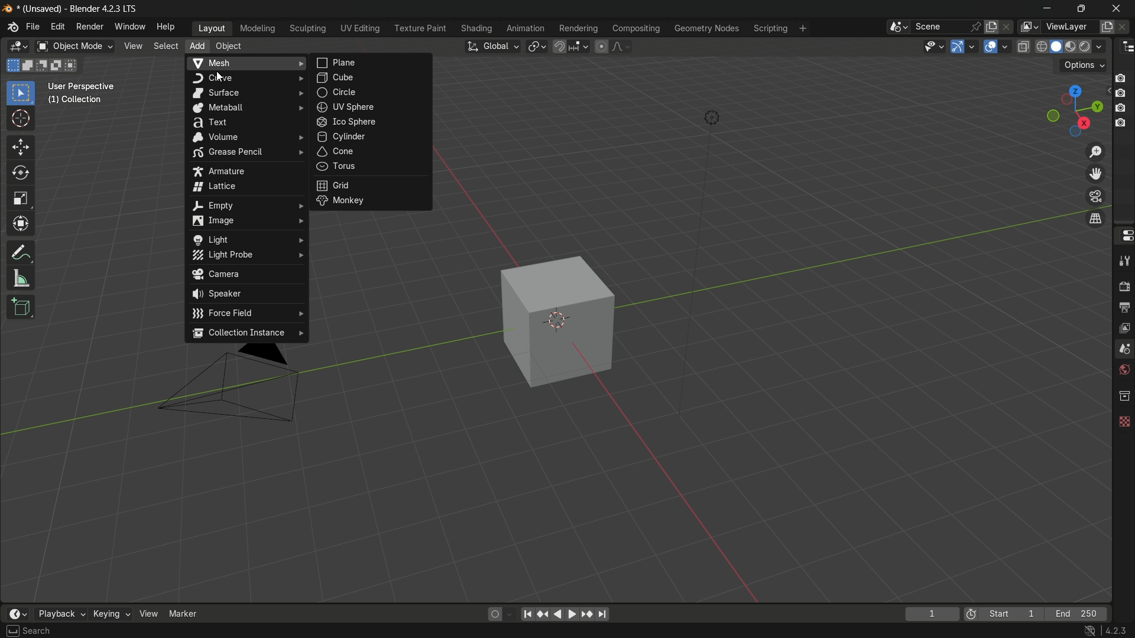 This screenshot has height=638, width=1135. What do you see at coordinates (527, 30) in the screenshot?
I see `animation menu` at bounding box center [527, 30].